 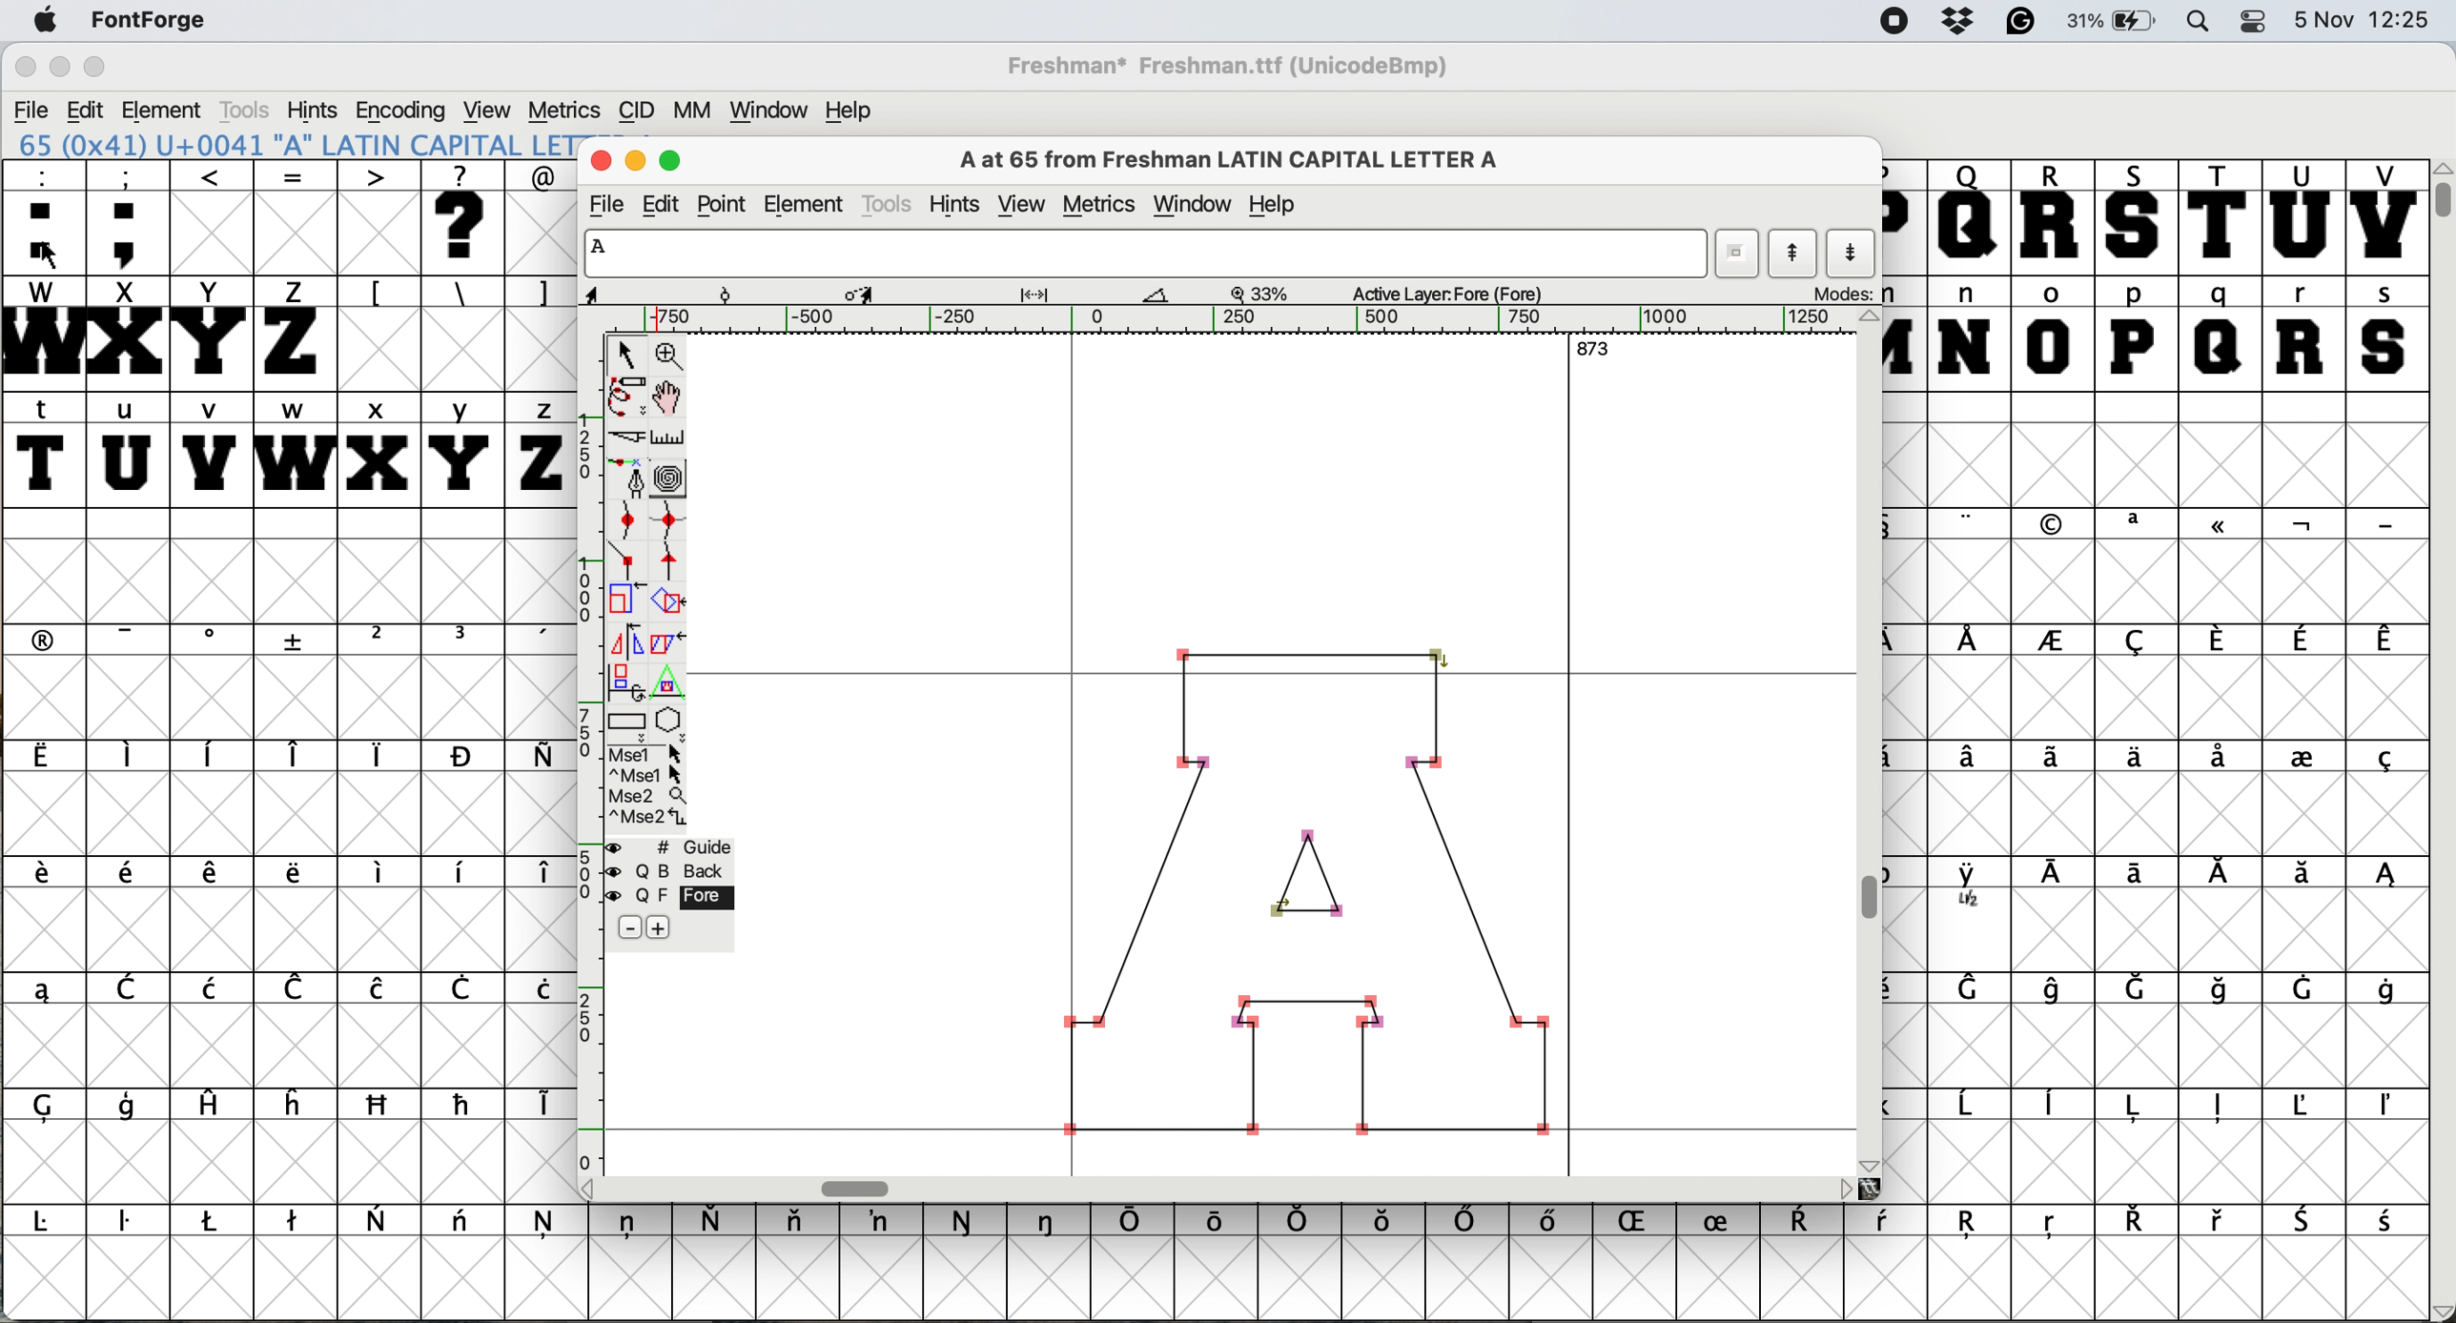 I want to click on current word list, so click(x=1735, y=254).